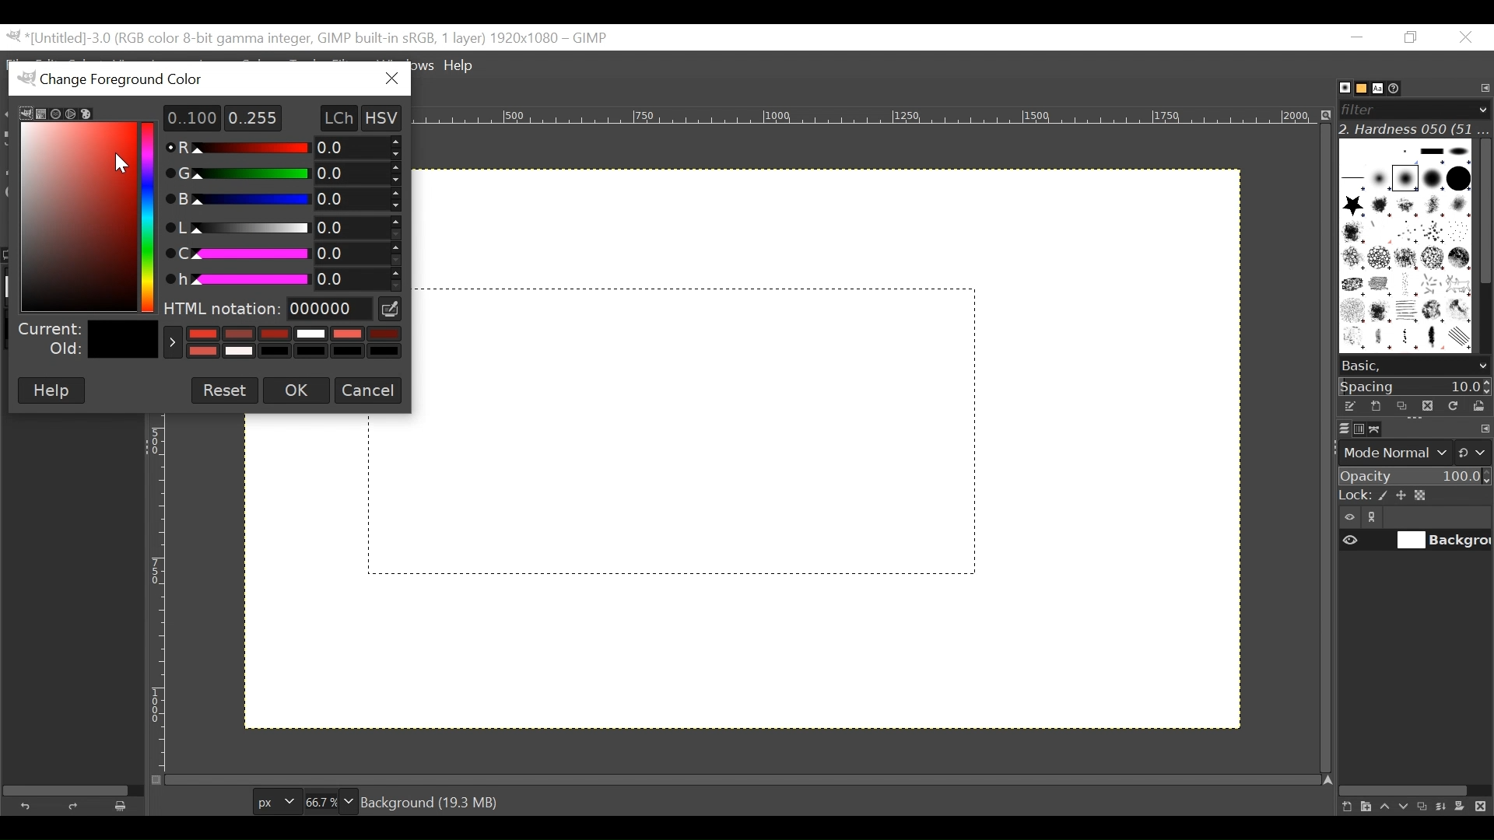 Image resolution: width=1494 pixels, height=840 pixels. What do you see at coordinates (1425, 807) in the screenshot?
I see `Duplicate this layer` at bounding box center [1425, 807].